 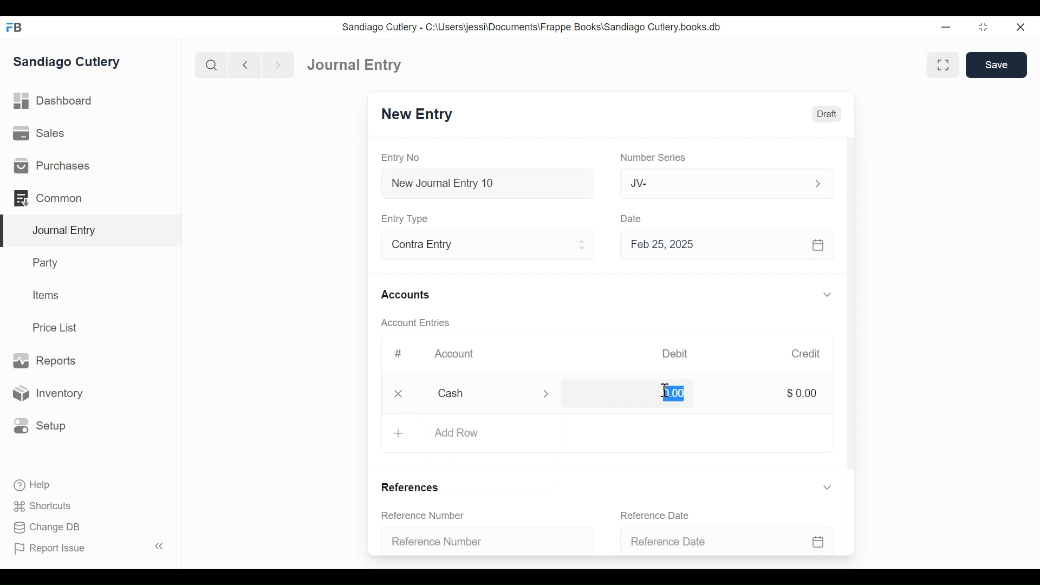 I want to click on Account, so click(x=456, y=355).